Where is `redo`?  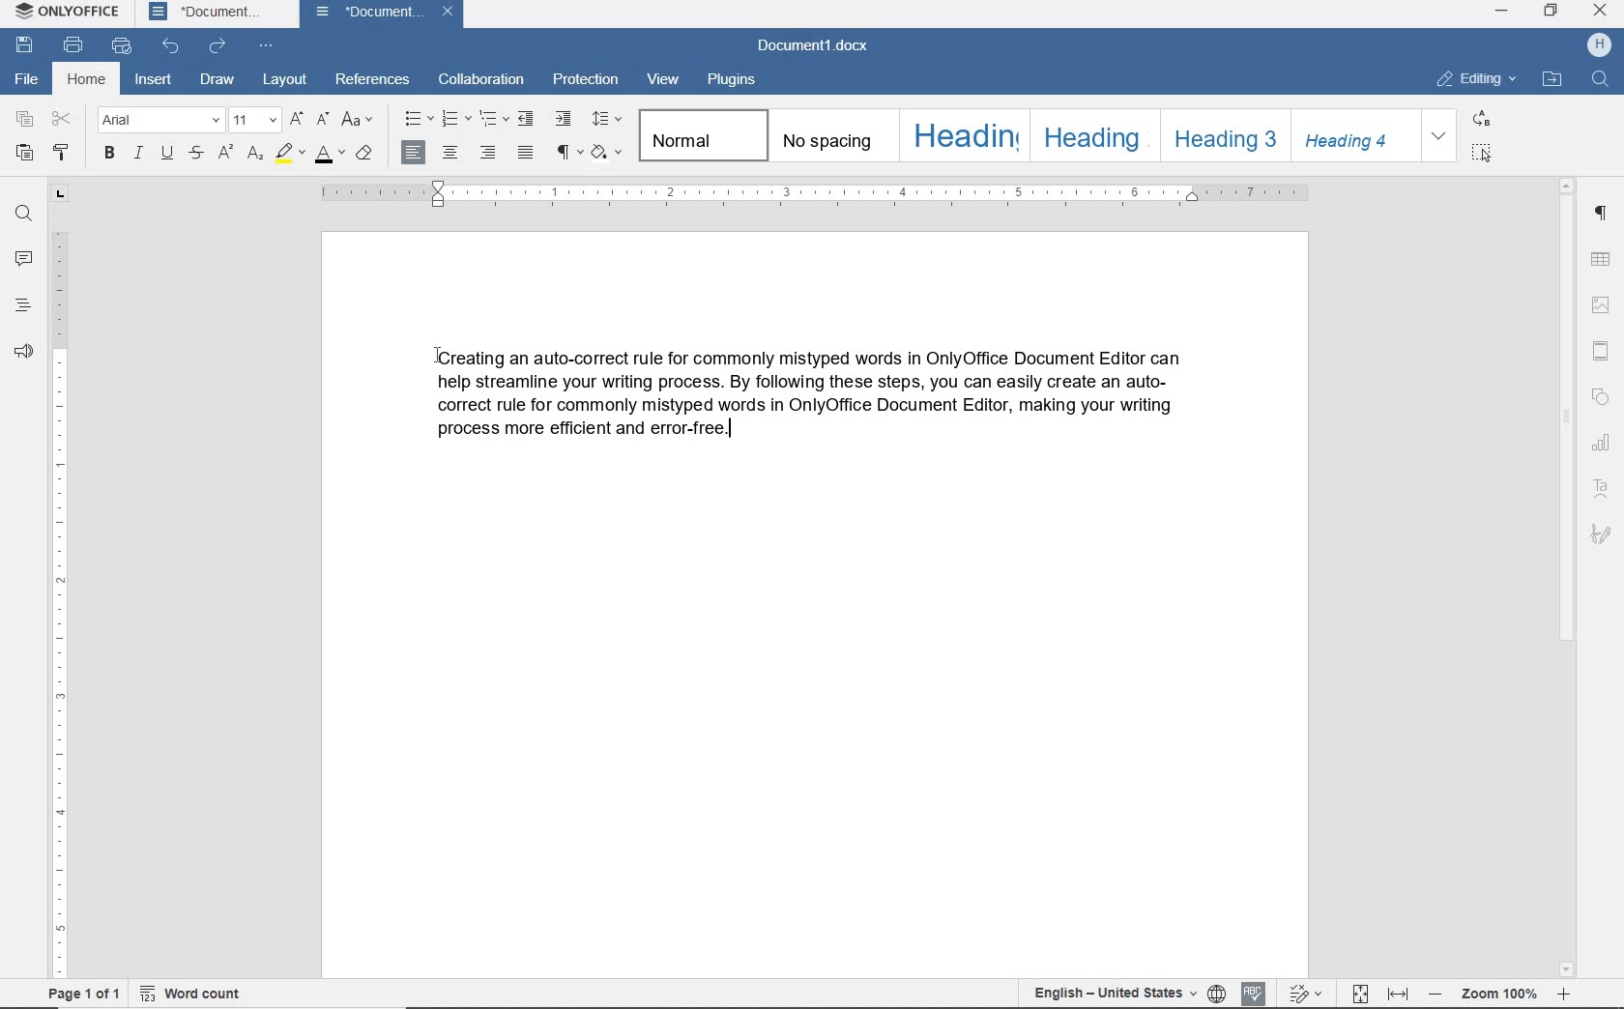 redo is located at coordinates (217, 45).